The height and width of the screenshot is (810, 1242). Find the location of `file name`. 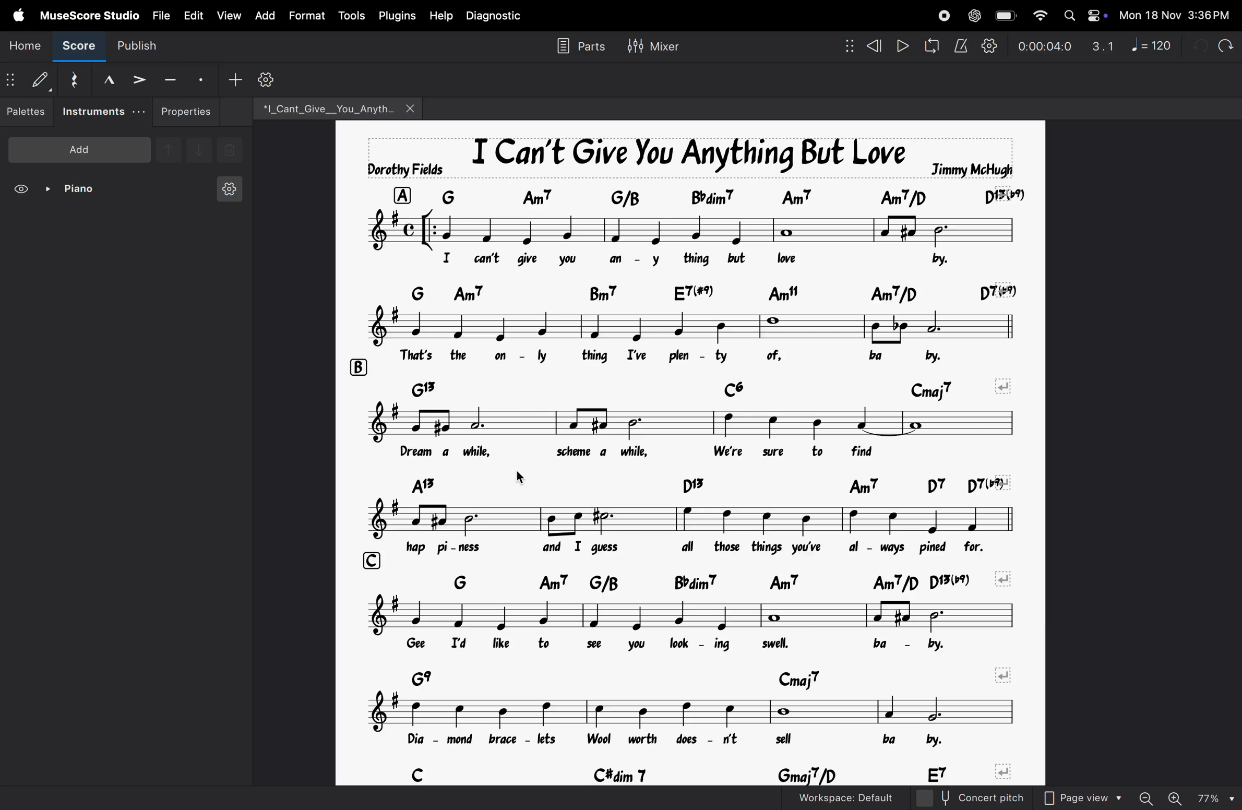

file name is located at coordinates (332, 106).